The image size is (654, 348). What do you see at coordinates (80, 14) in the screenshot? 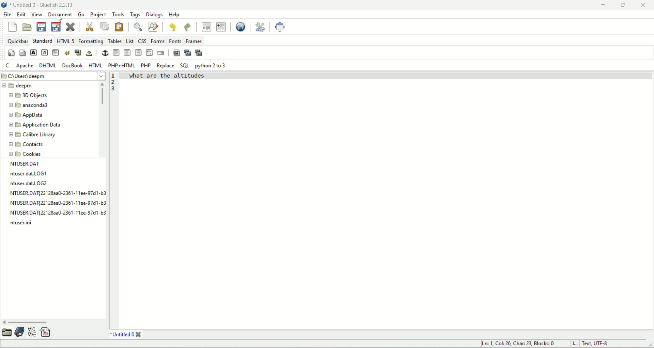
I see `go` at bounding box center [80, 14].